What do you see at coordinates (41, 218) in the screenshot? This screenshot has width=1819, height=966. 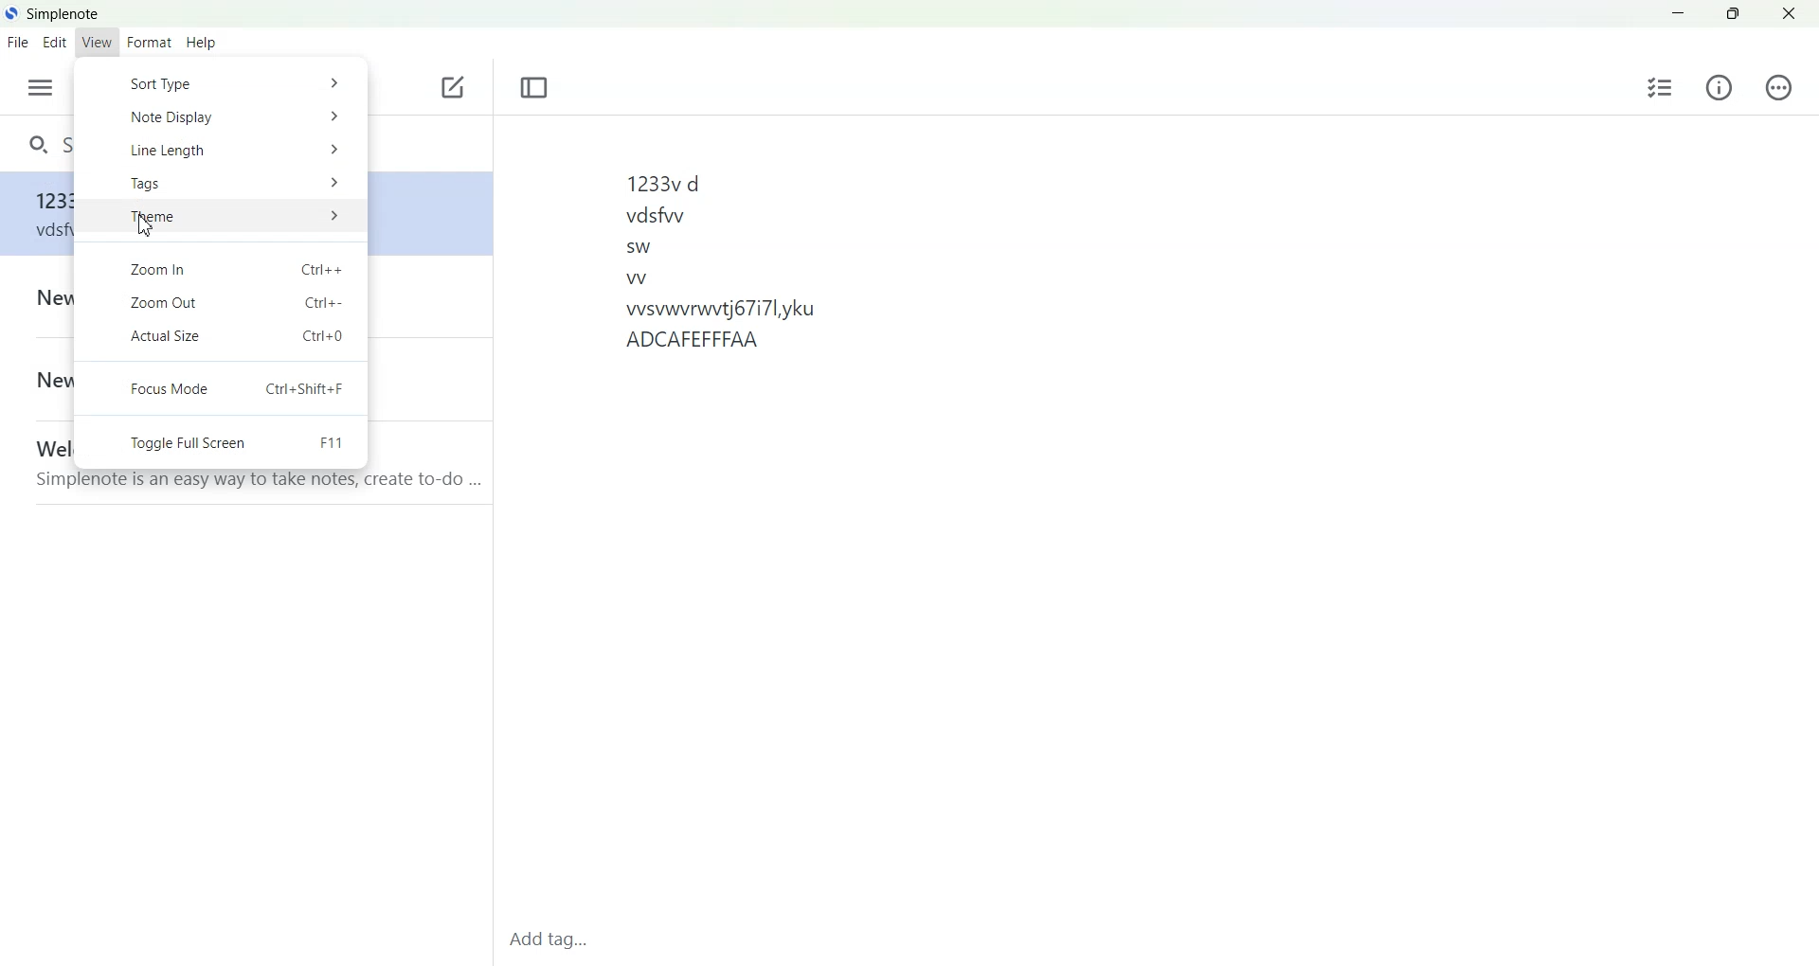 I see `Note file` at bounding box center [41, 218].